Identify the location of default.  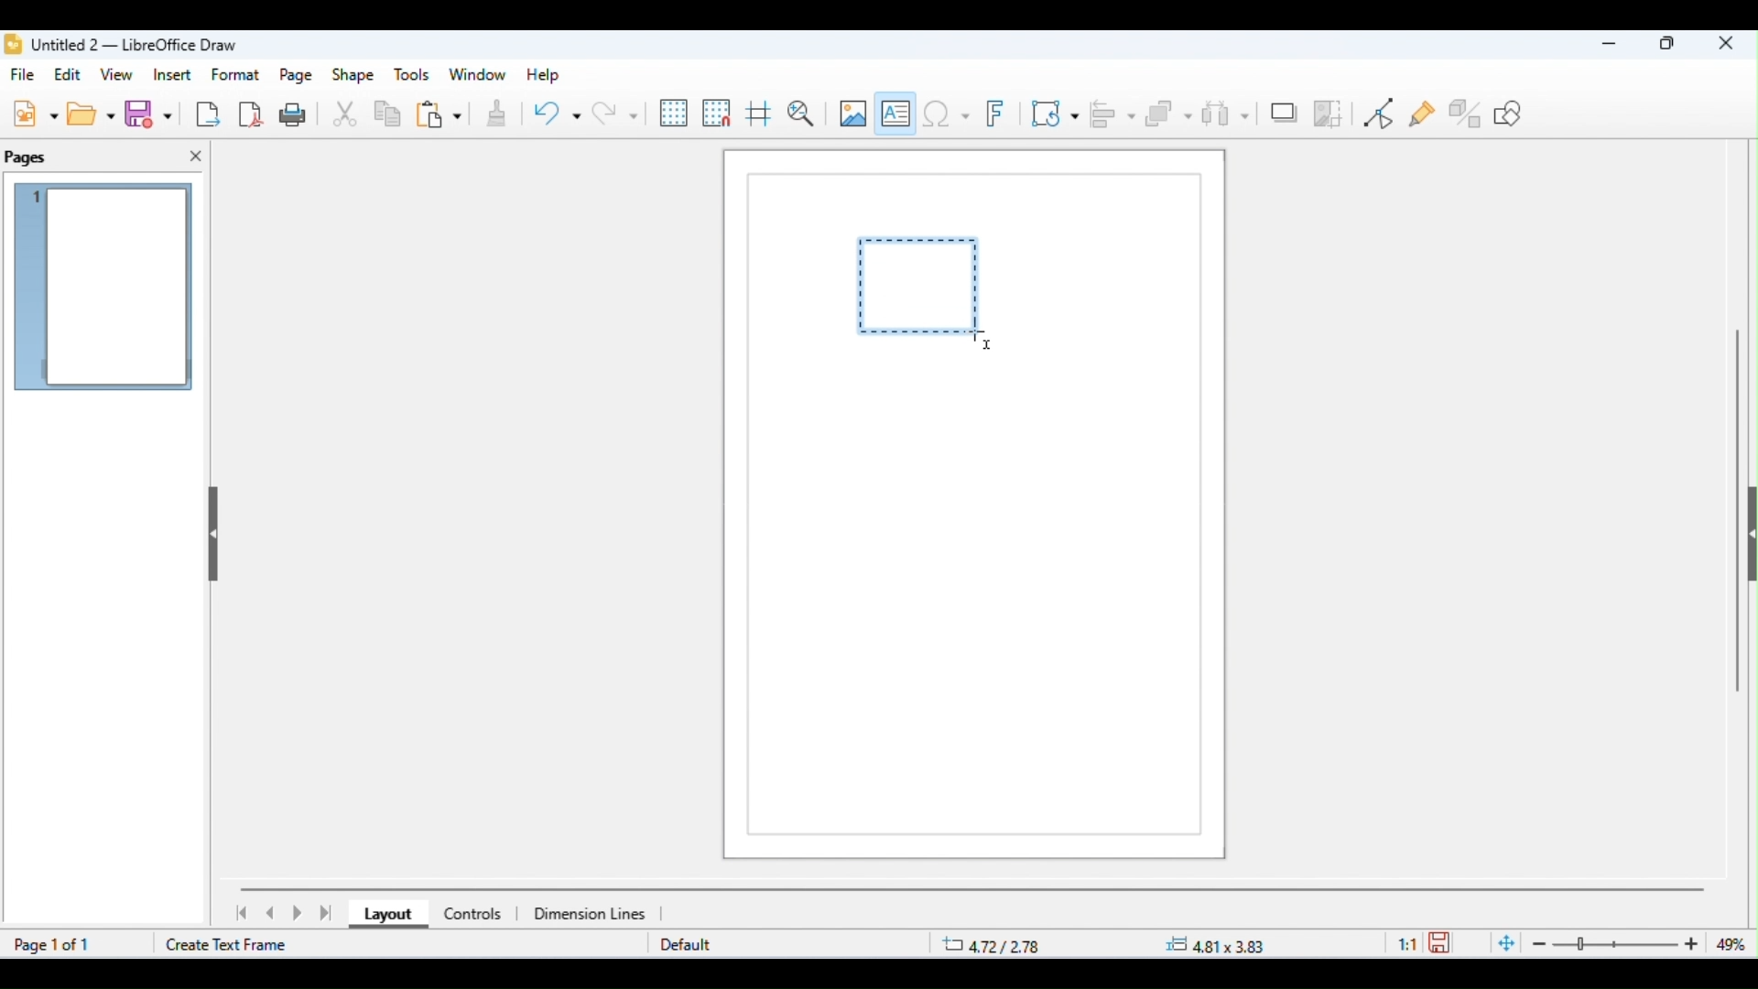
(686, 946).